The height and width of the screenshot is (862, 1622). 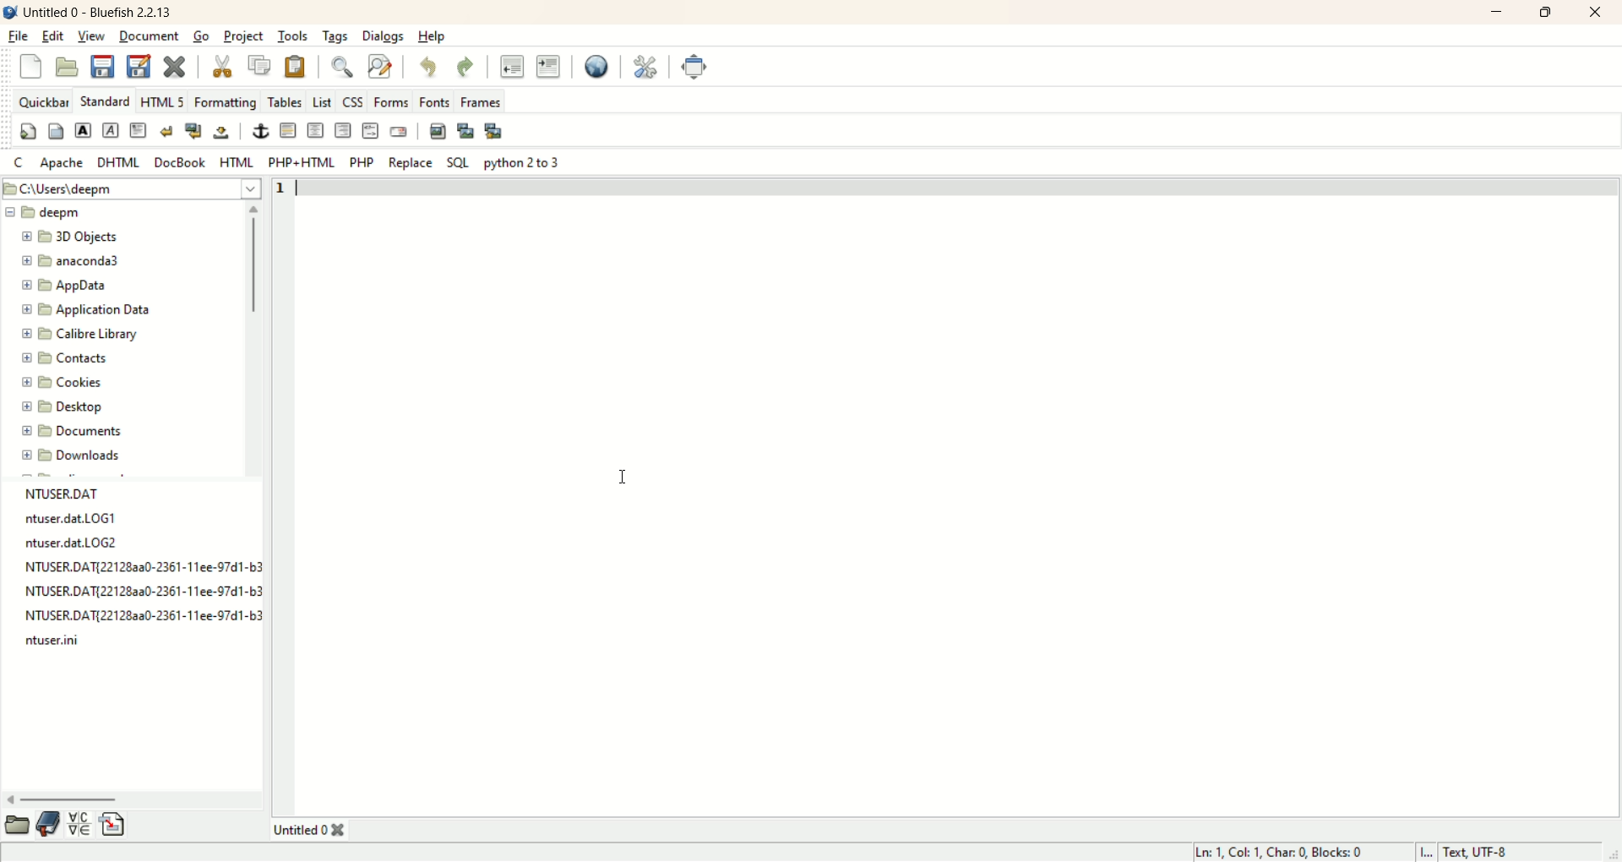 What do you see at coordinates (436, 35) in the screenshot?
I see `help` at bounding box center [436, 35].